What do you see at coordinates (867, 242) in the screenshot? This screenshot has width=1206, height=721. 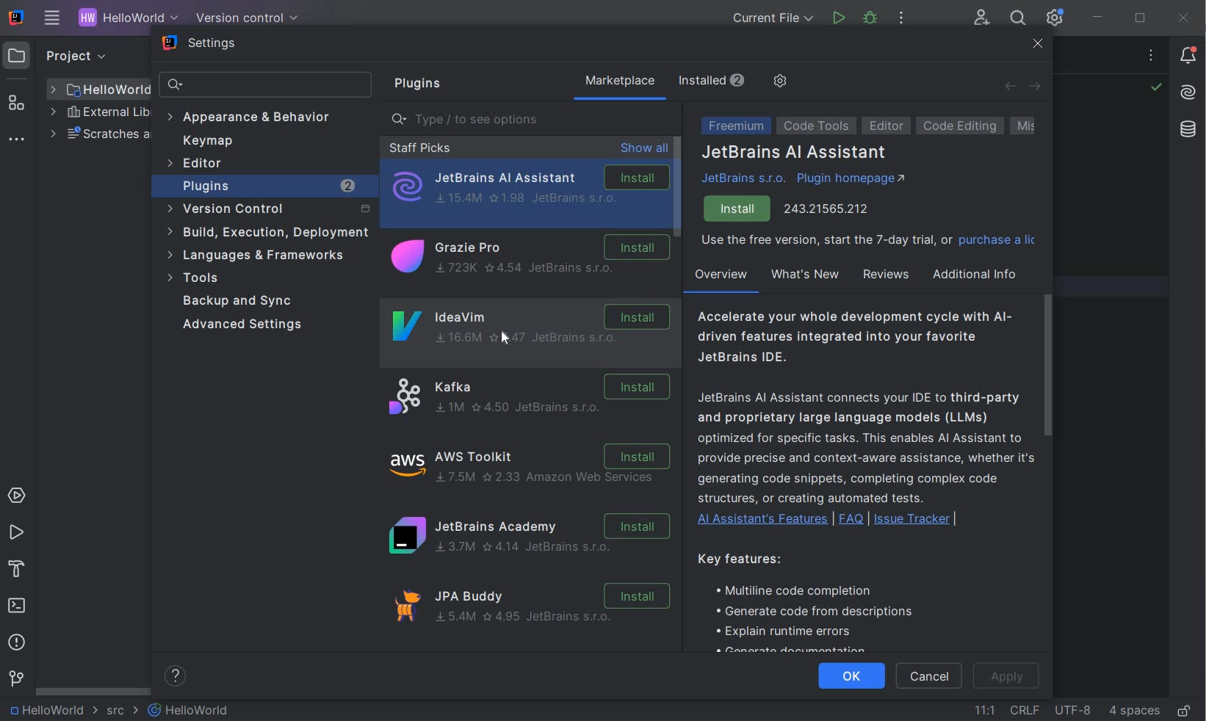 I see `use the free version, start 7-day trial` at bounding box center [867, 242].